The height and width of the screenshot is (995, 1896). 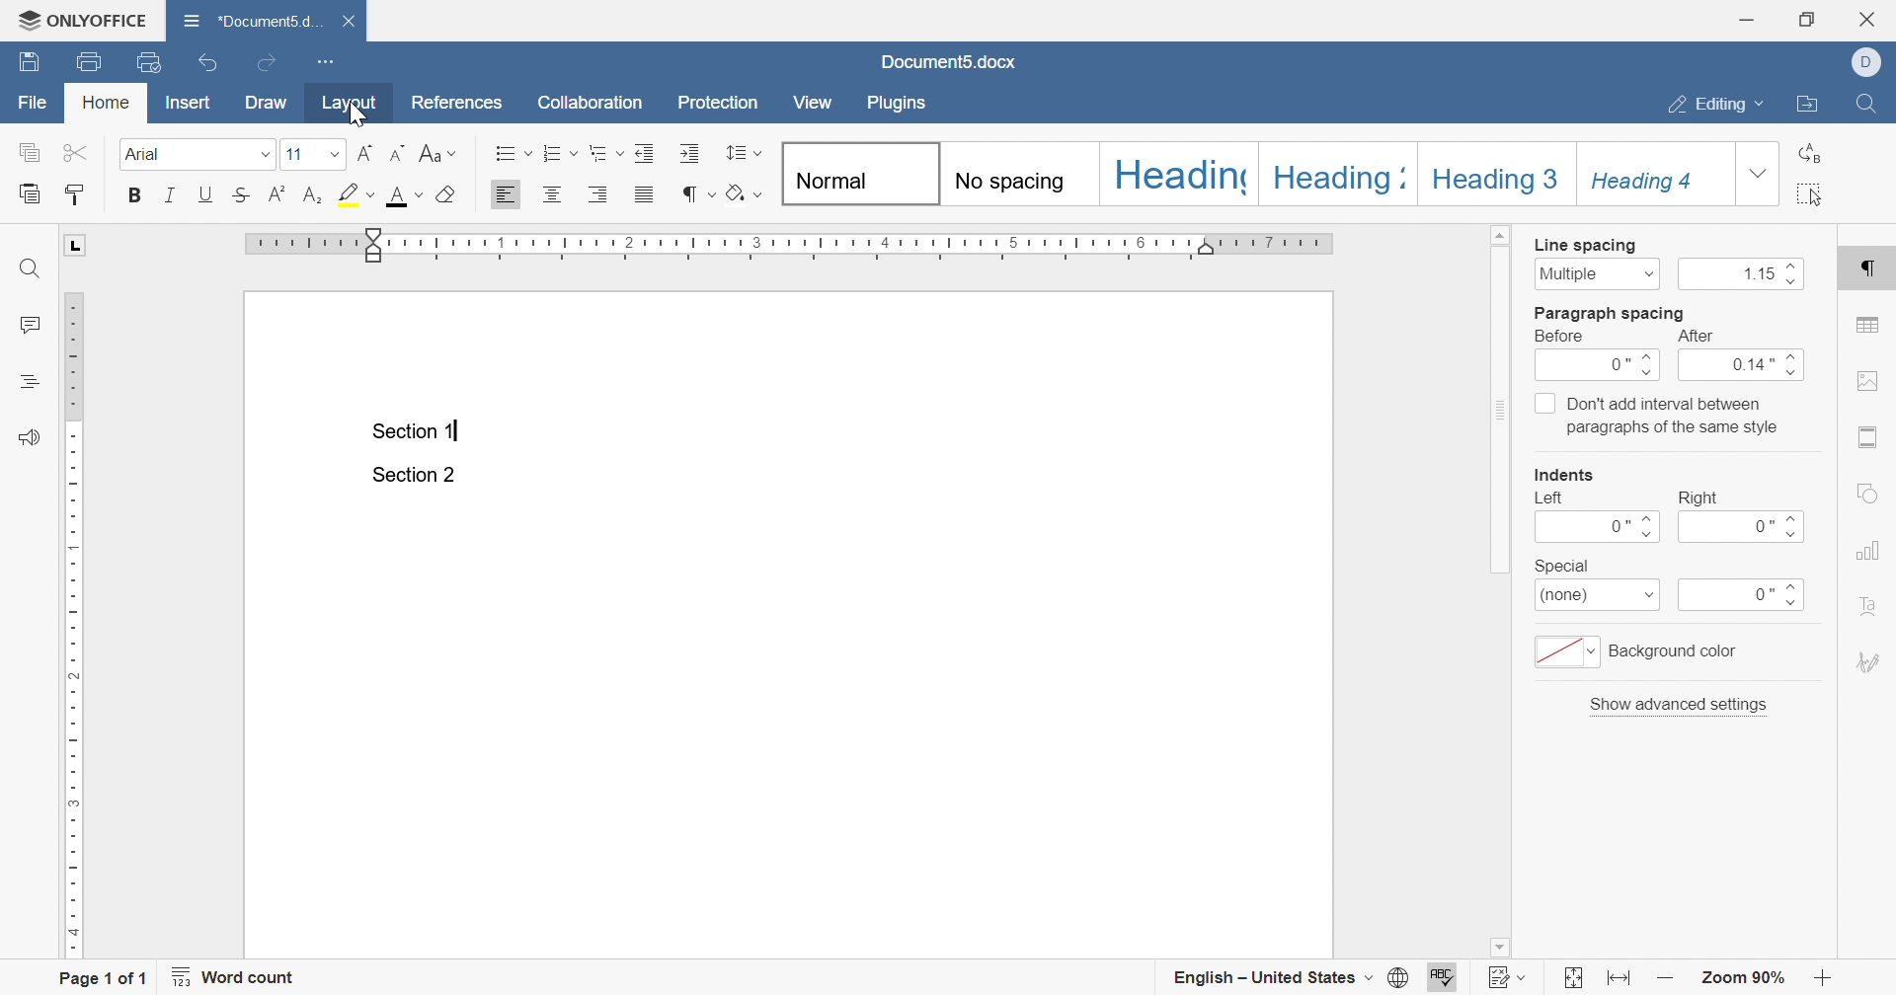 I want to click on drop down, so click(x=1758, y=173).